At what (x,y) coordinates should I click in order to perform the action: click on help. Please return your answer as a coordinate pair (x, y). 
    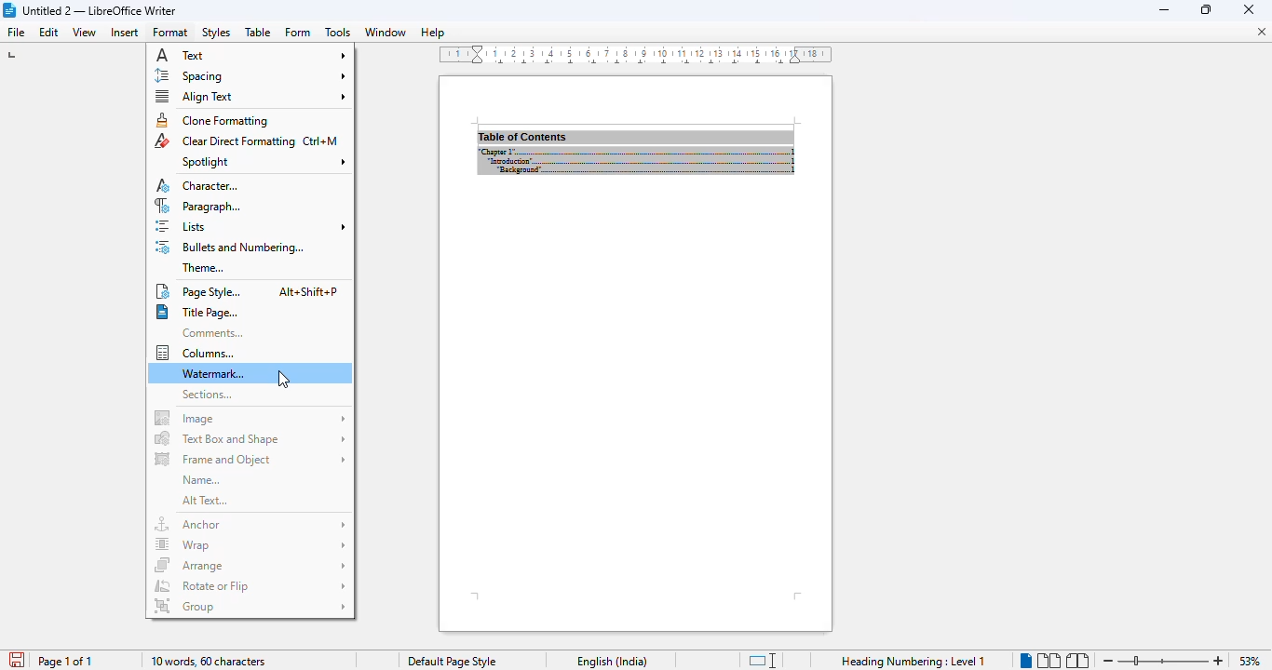
    Looking at the image, I should click on (433, 32).